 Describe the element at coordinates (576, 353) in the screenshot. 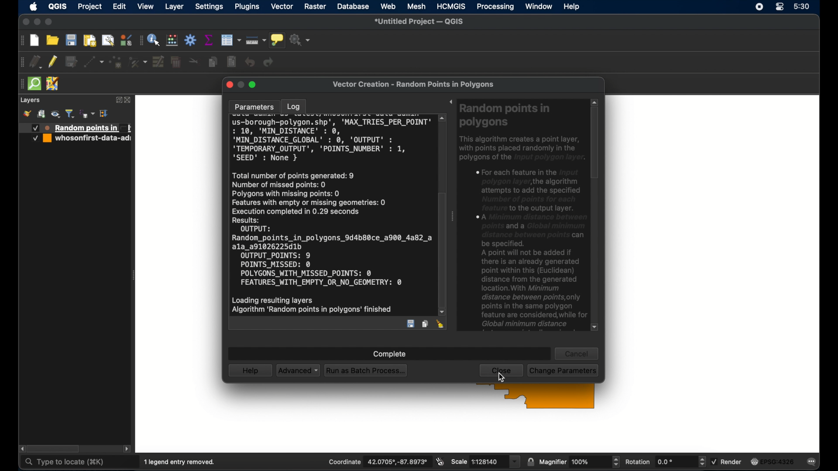

I see `cancel` at that location.